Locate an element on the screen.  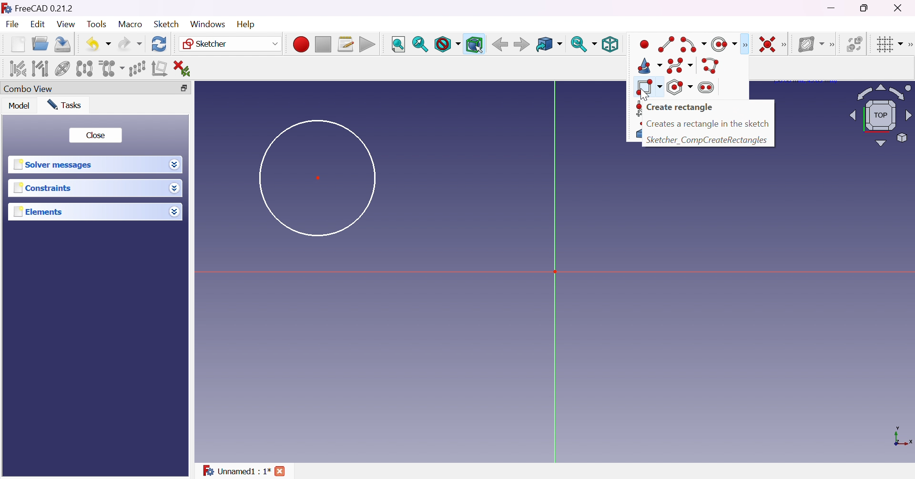
Macros is located at coordinates (346, 44).